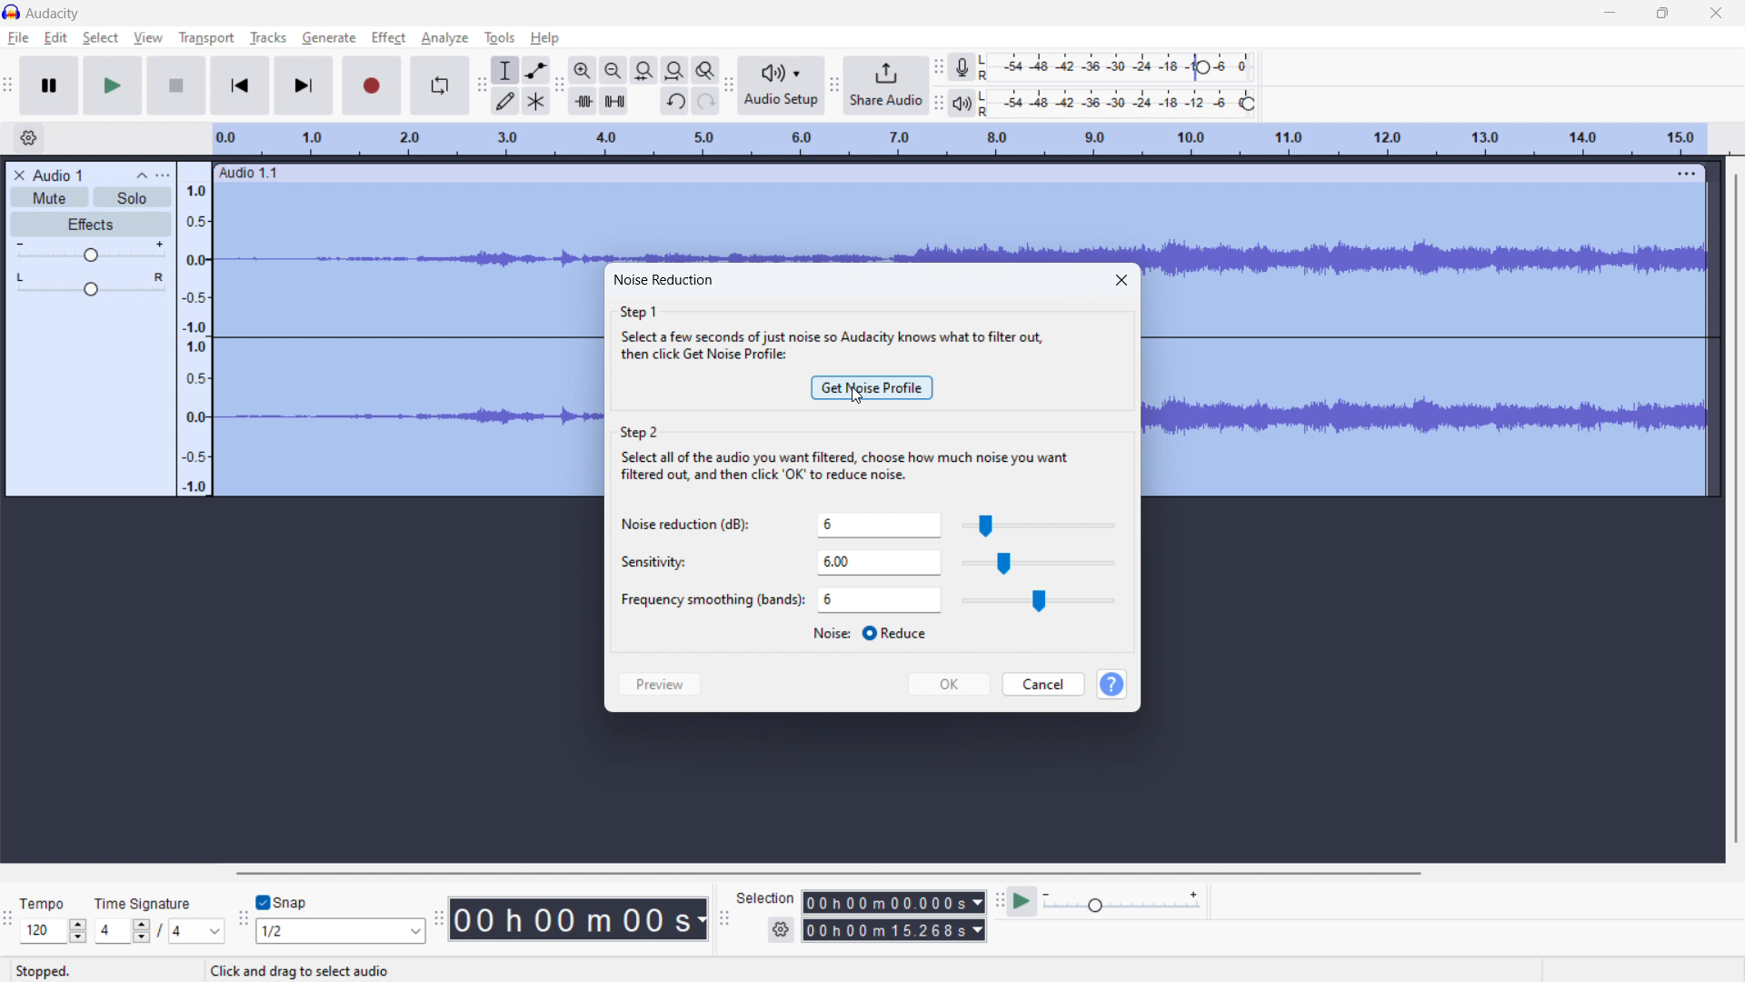 The image size is (1745, 982). What do you see at coordinates (49, 197) in the screenshot?
I see `mute` at bounding box center [49, 197].